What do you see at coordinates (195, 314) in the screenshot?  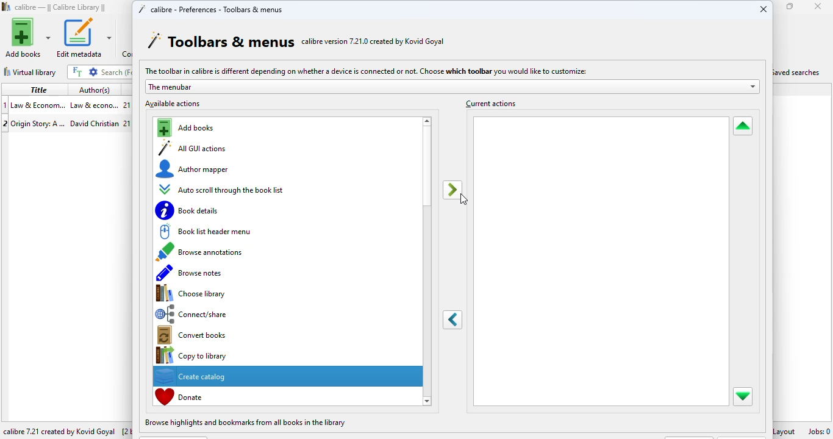 I see `connect/share` at bounding box center [195, 314].